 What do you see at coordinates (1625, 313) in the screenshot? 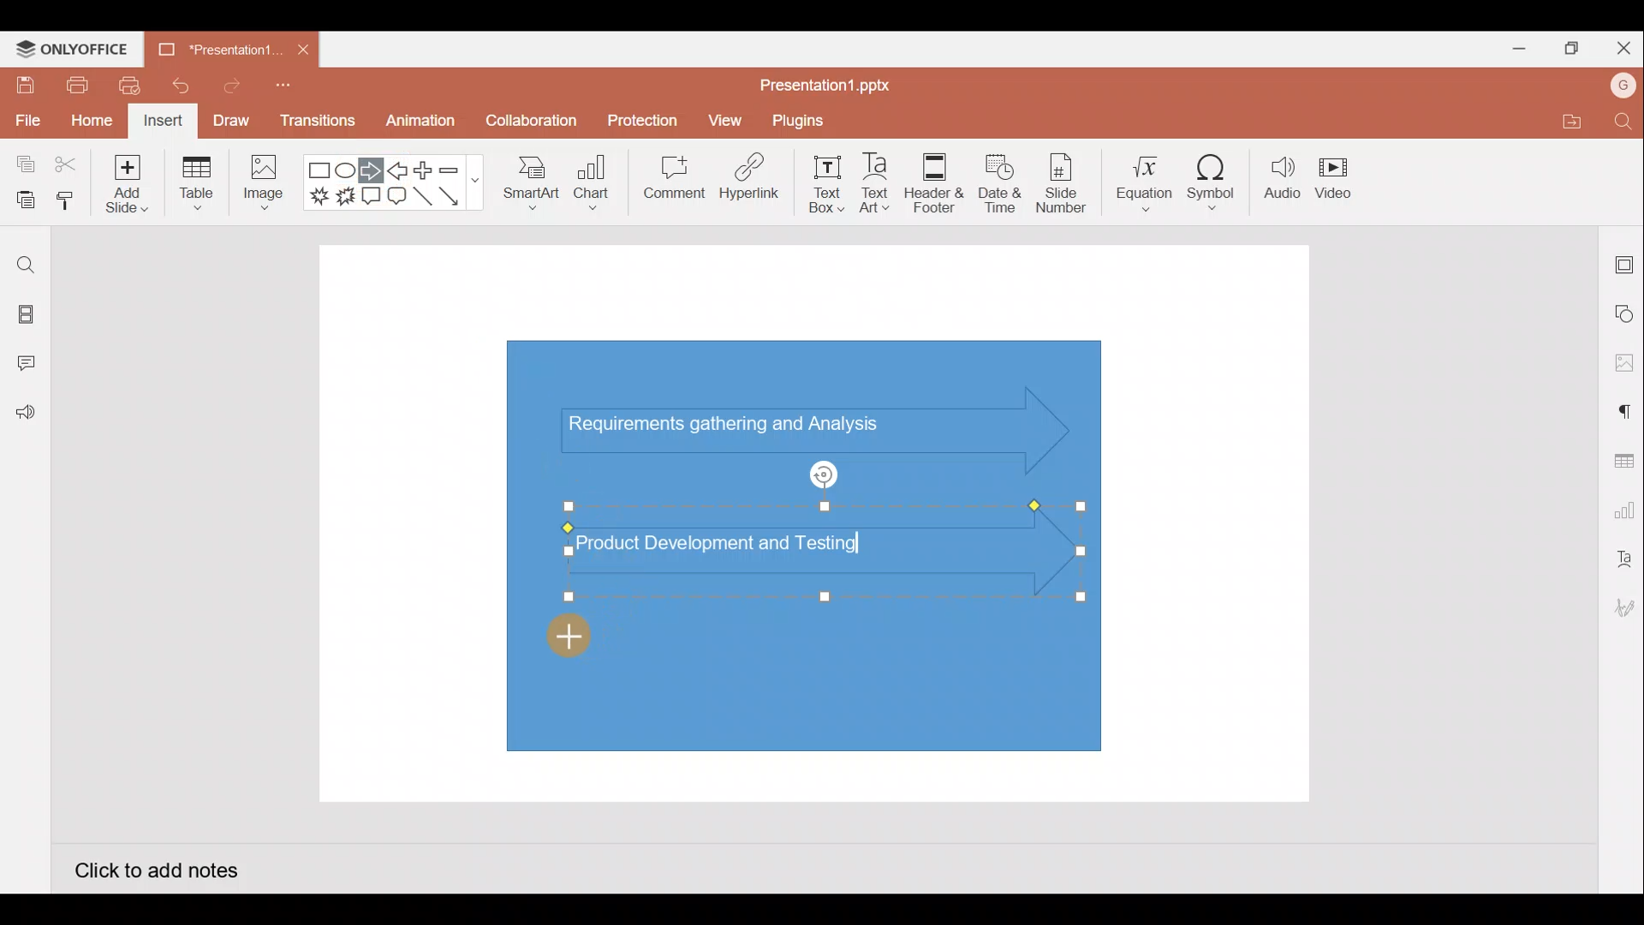
I see `Shape settings` at bounding box center [1625, 313].